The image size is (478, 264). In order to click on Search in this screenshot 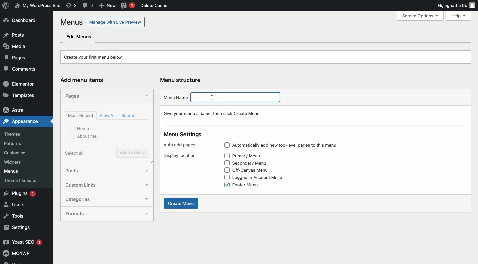, I will do `click(128, 116)`.